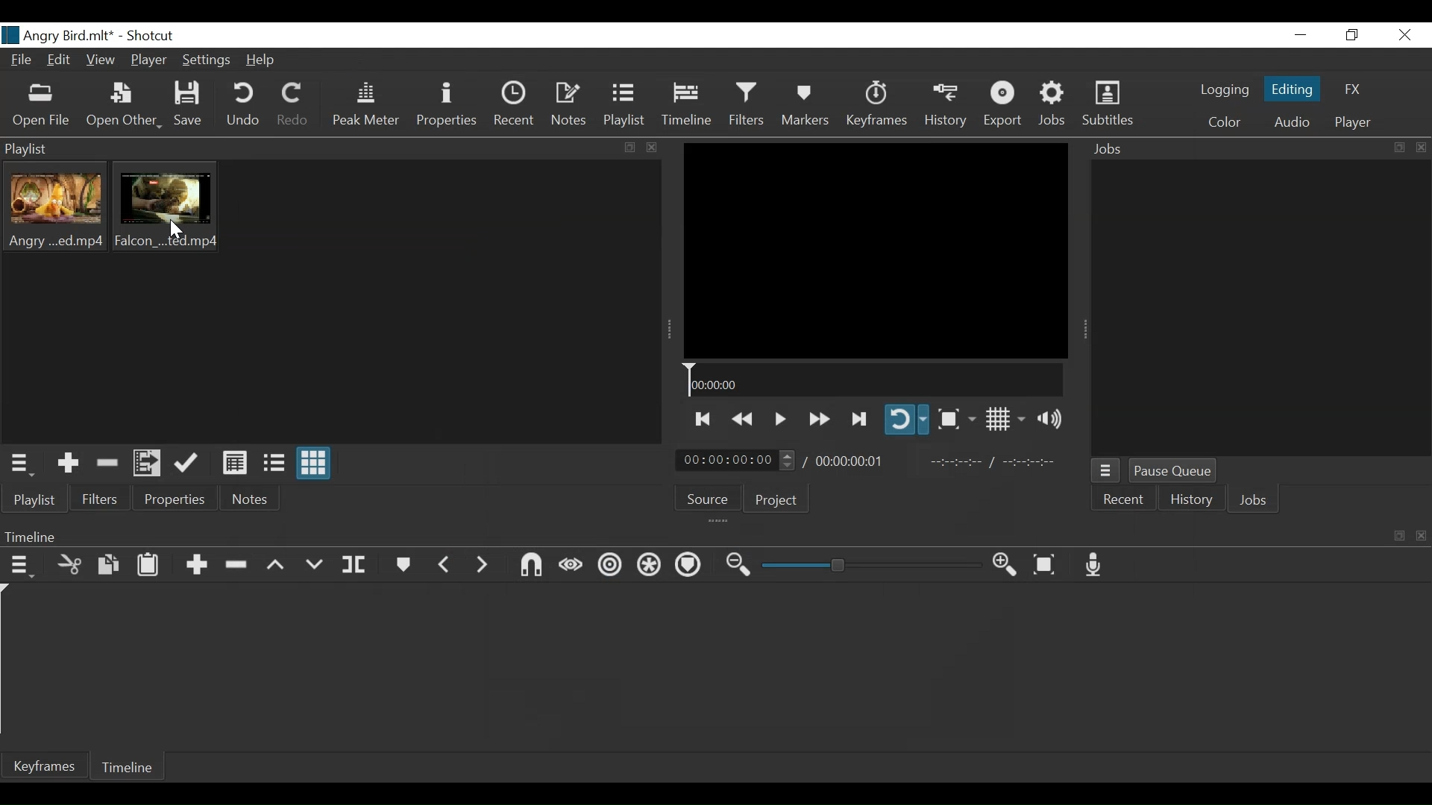 Image resolution: width=1432 pixels, height=805 pixels. What do you see at coordinates (354, 565) in the screenshot?
I see `Split at playhead` at bounding box center [354, 565].